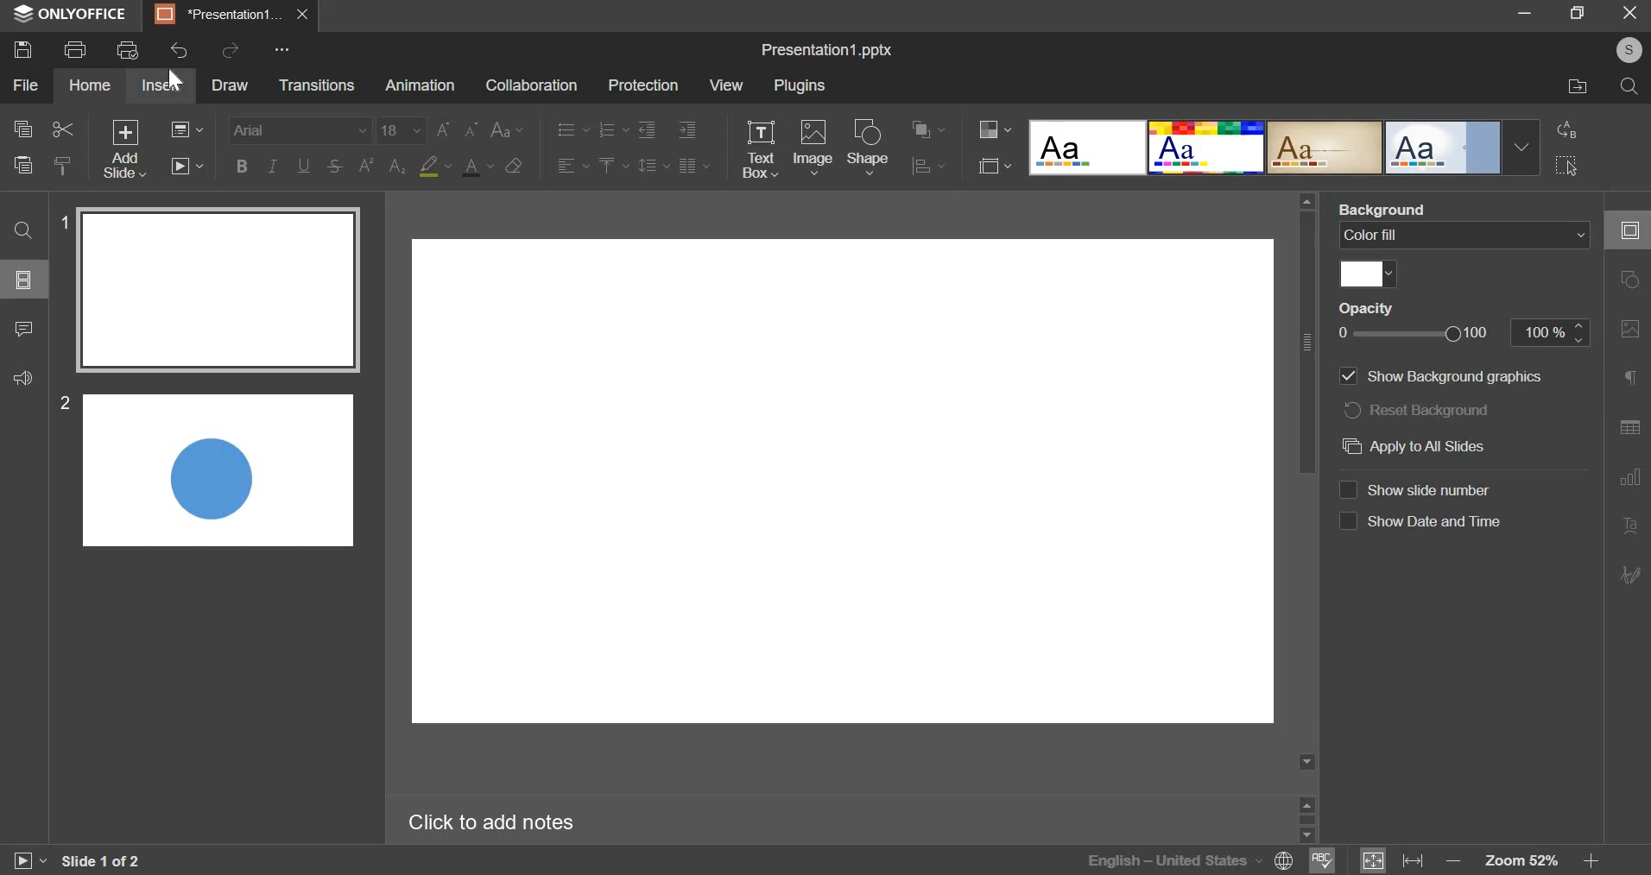  I want to click on plugins, so click(800, 85).